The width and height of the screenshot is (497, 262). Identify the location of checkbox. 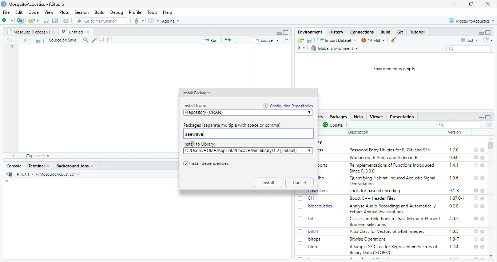
(46, 41).